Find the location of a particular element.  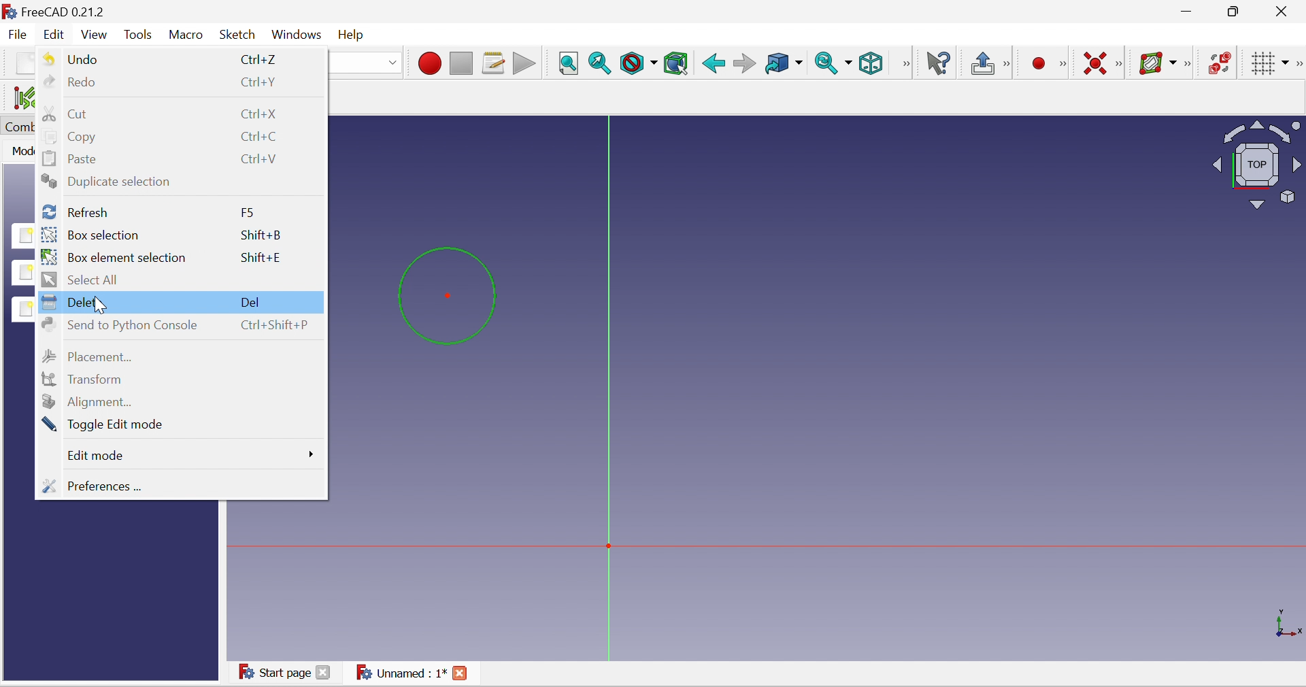

More options is located at coordinates (309, 454).